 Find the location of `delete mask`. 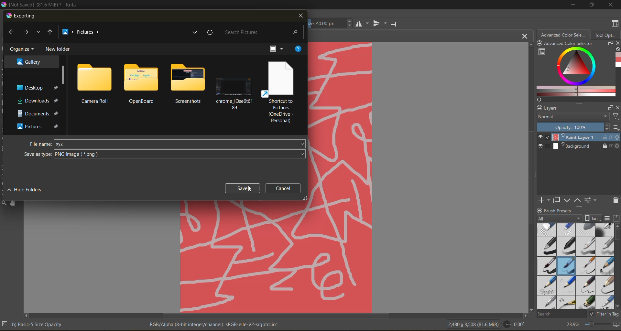

delete mask is located at coordinates (616, 201).